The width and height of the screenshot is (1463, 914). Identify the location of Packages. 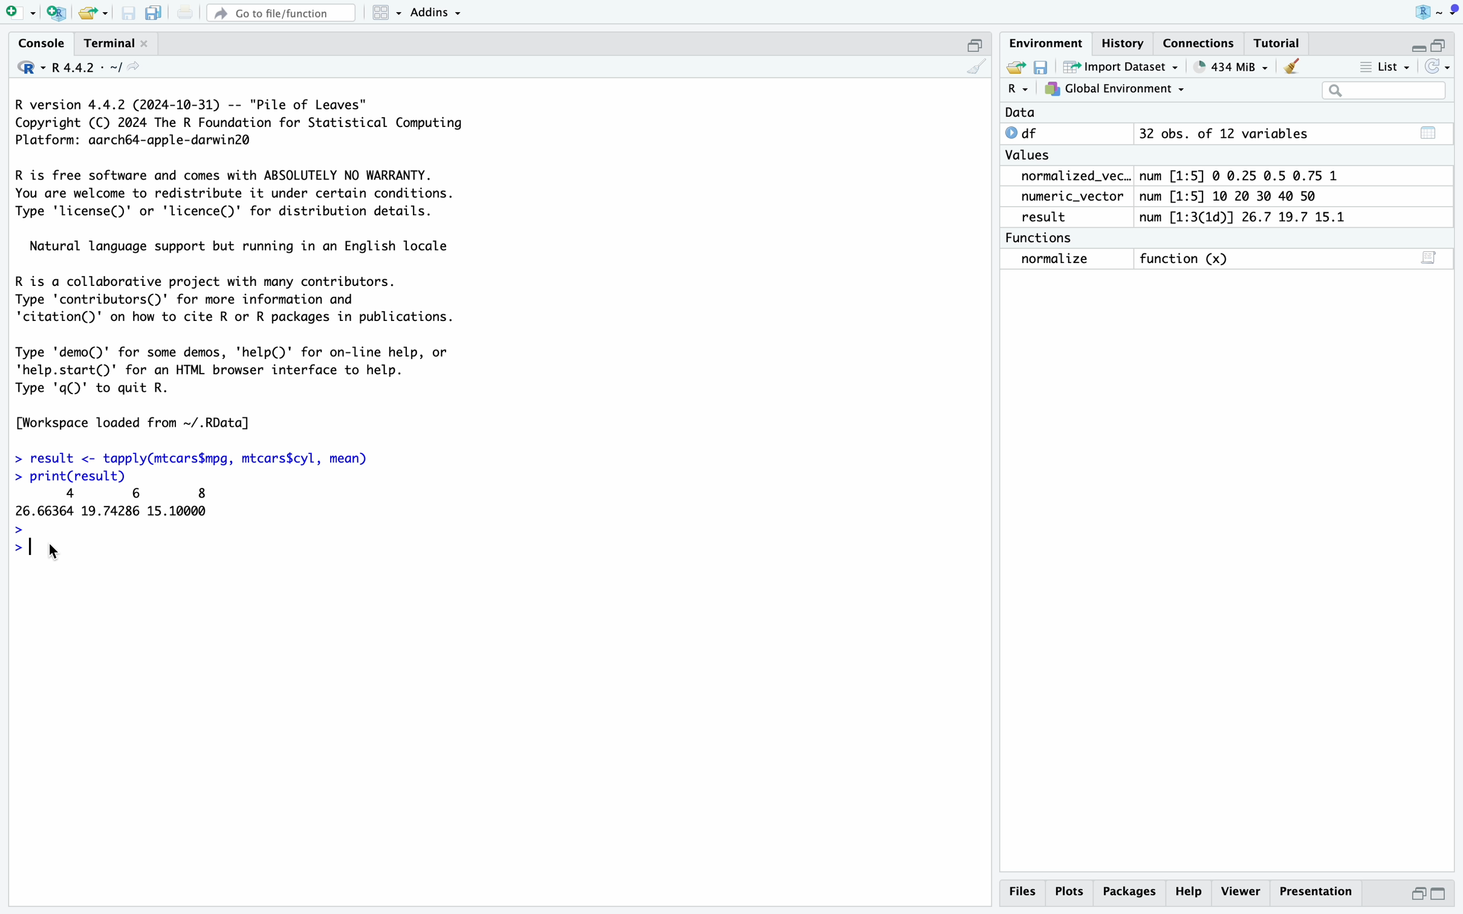
(1130, 892).